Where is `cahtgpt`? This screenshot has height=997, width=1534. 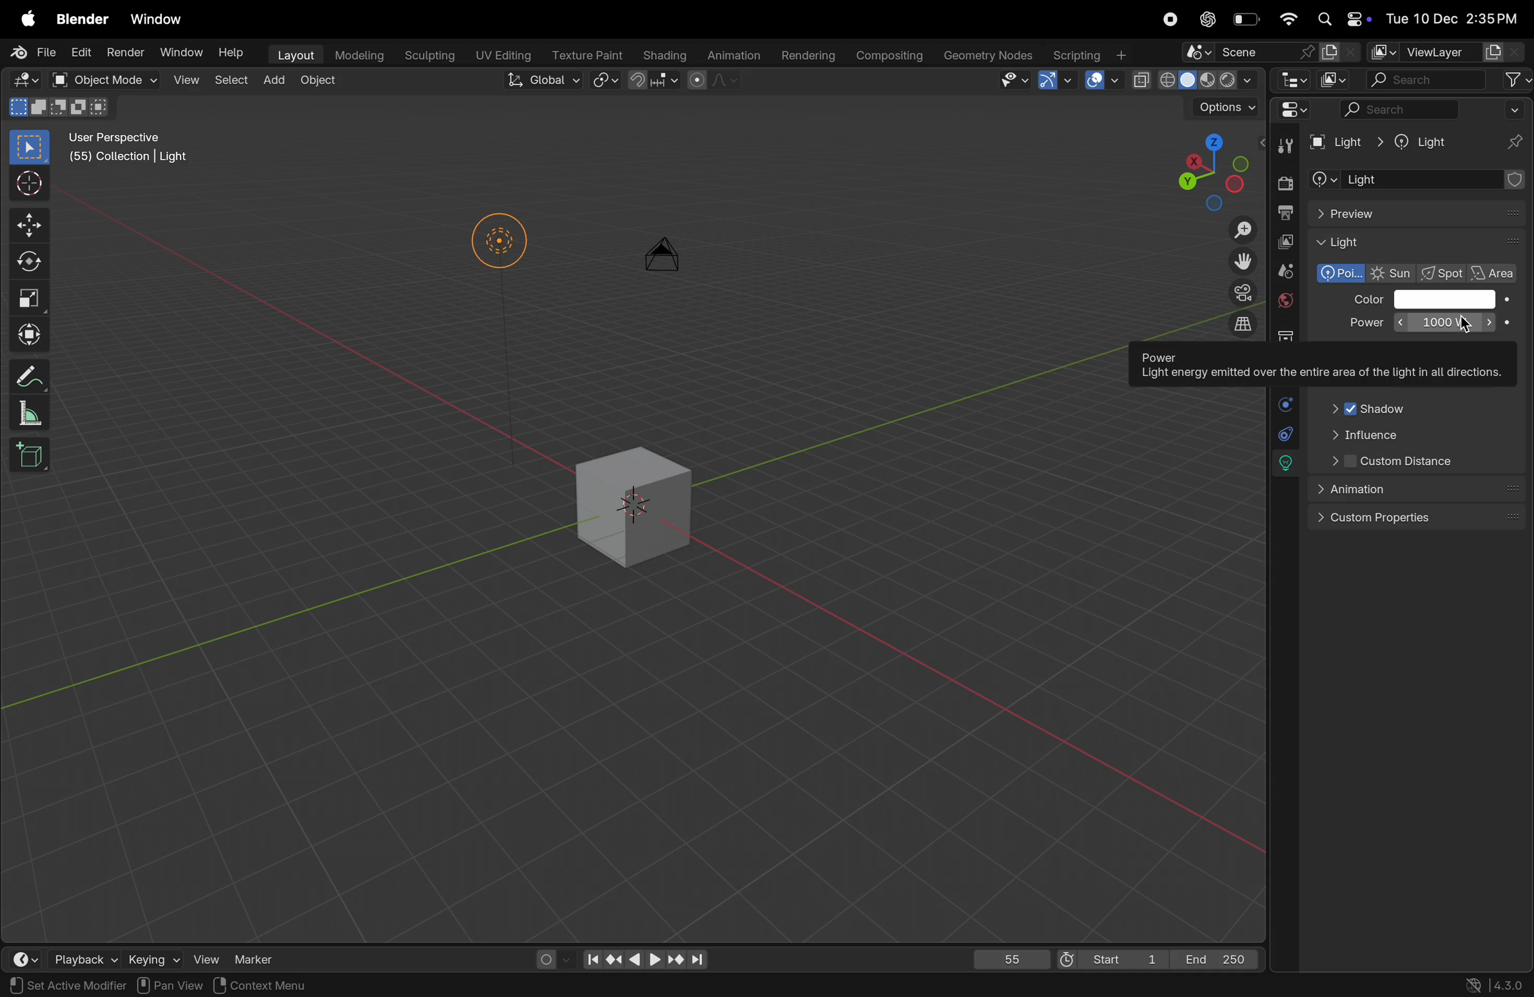 cahtgpt is located at coordinates (1207, 19).